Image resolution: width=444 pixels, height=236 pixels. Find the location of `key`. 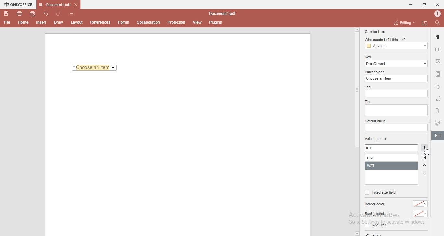

key is located at coordinates (368, 57).